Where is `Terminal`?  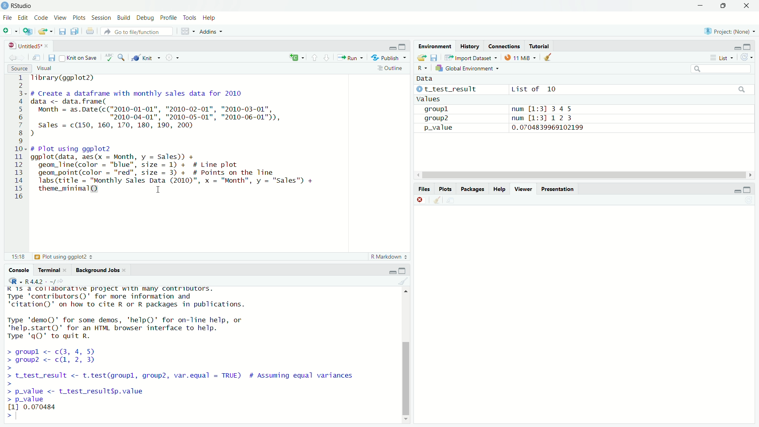
Terminal is located at coordinates (51, 269).